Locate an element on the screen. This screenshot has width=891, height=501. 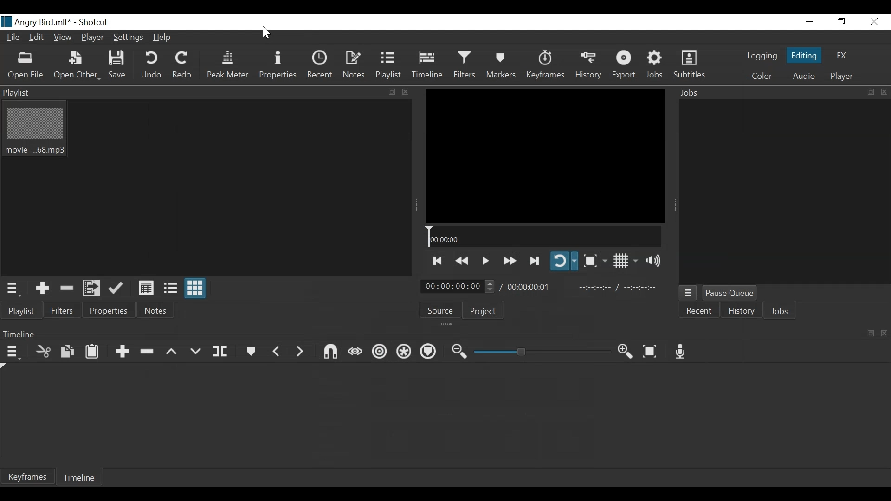
File is located at coordinates (14, 39).